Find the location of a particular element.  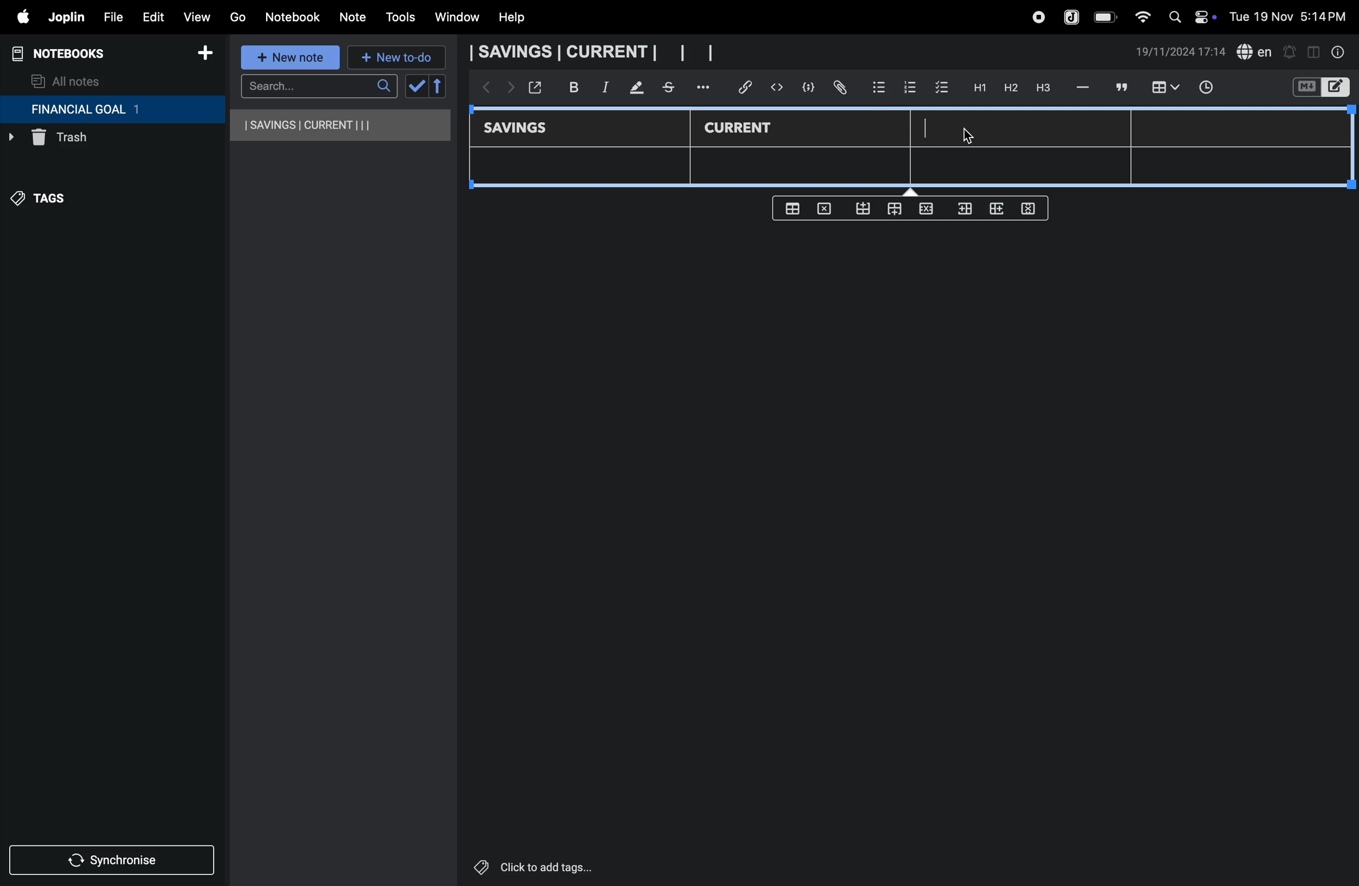

savings and current is located at coordinates (341, 125).